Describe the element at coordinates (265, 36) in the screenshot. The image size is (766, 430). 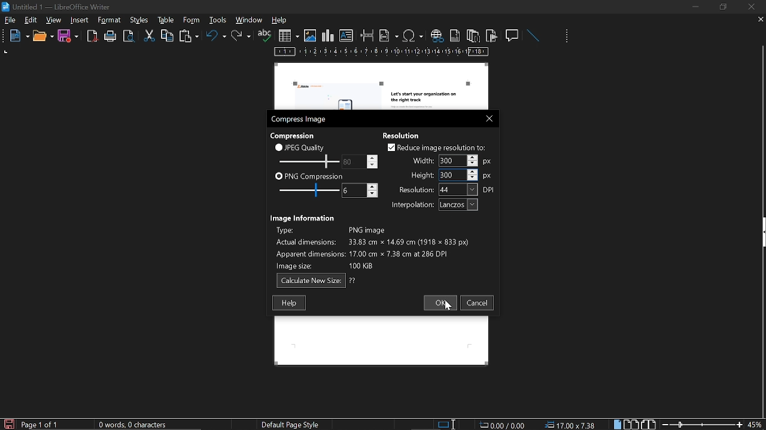
I see `spelling` at that location.